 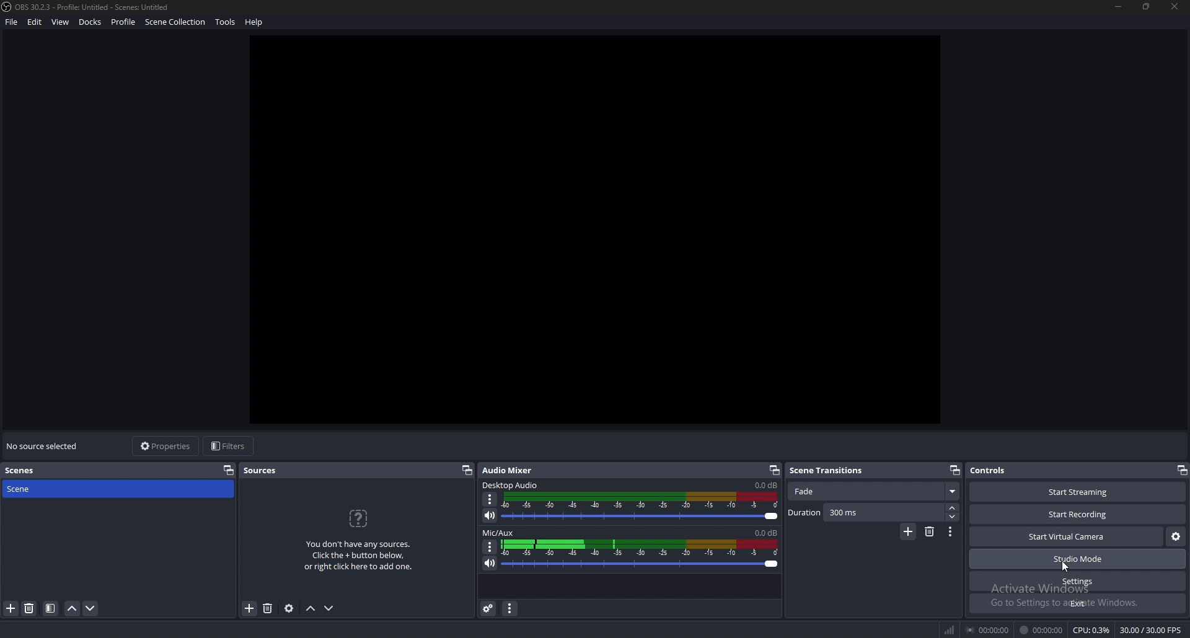 I want to click on Desktop audio, so click(x=511, y=484).